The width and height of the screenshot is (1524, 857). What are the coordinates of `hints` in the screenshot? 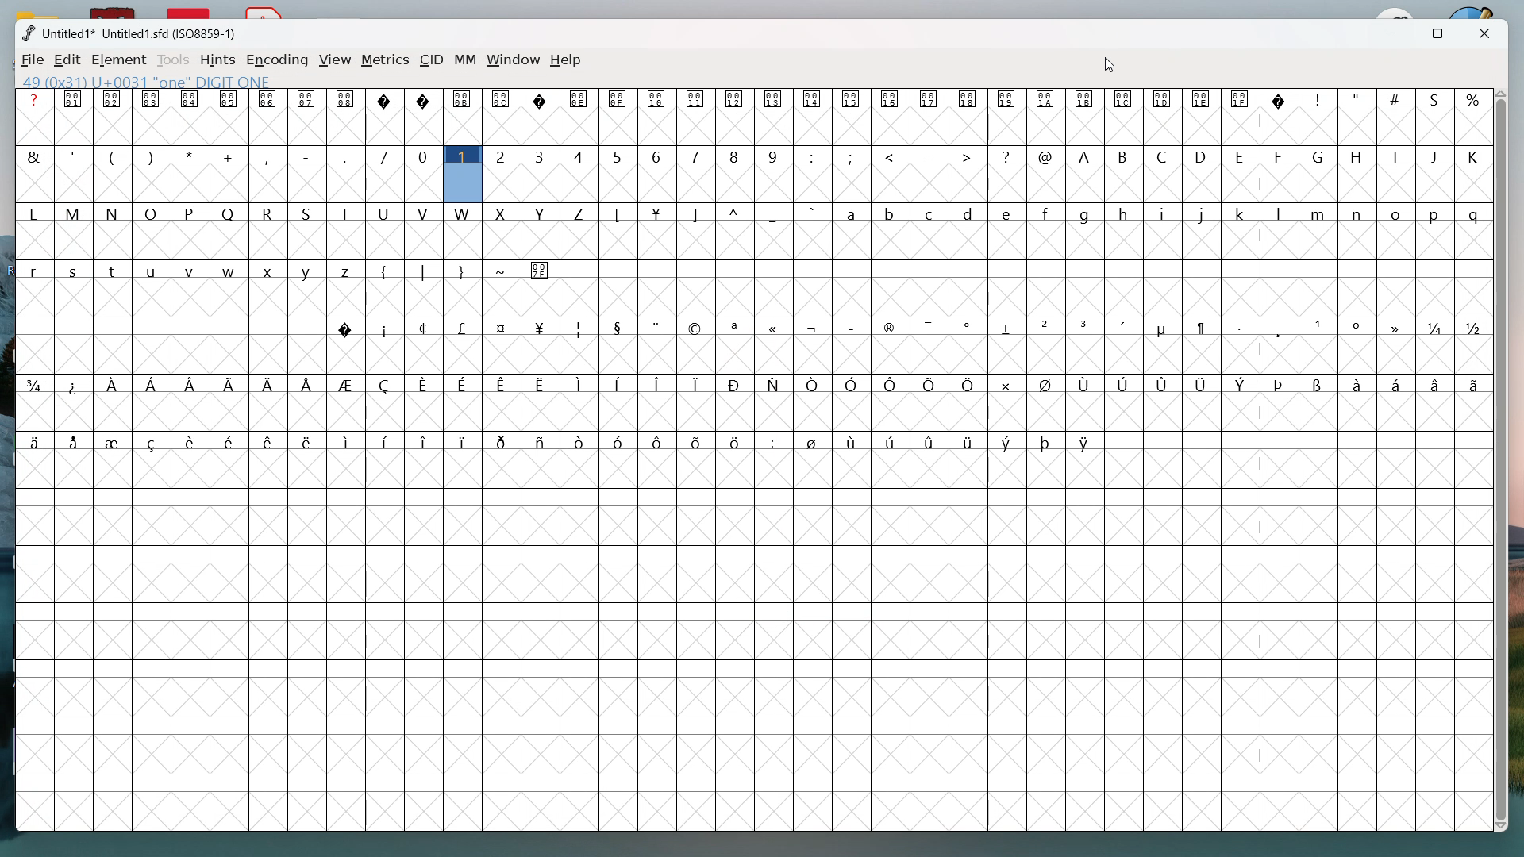 It's located at (217, 60).